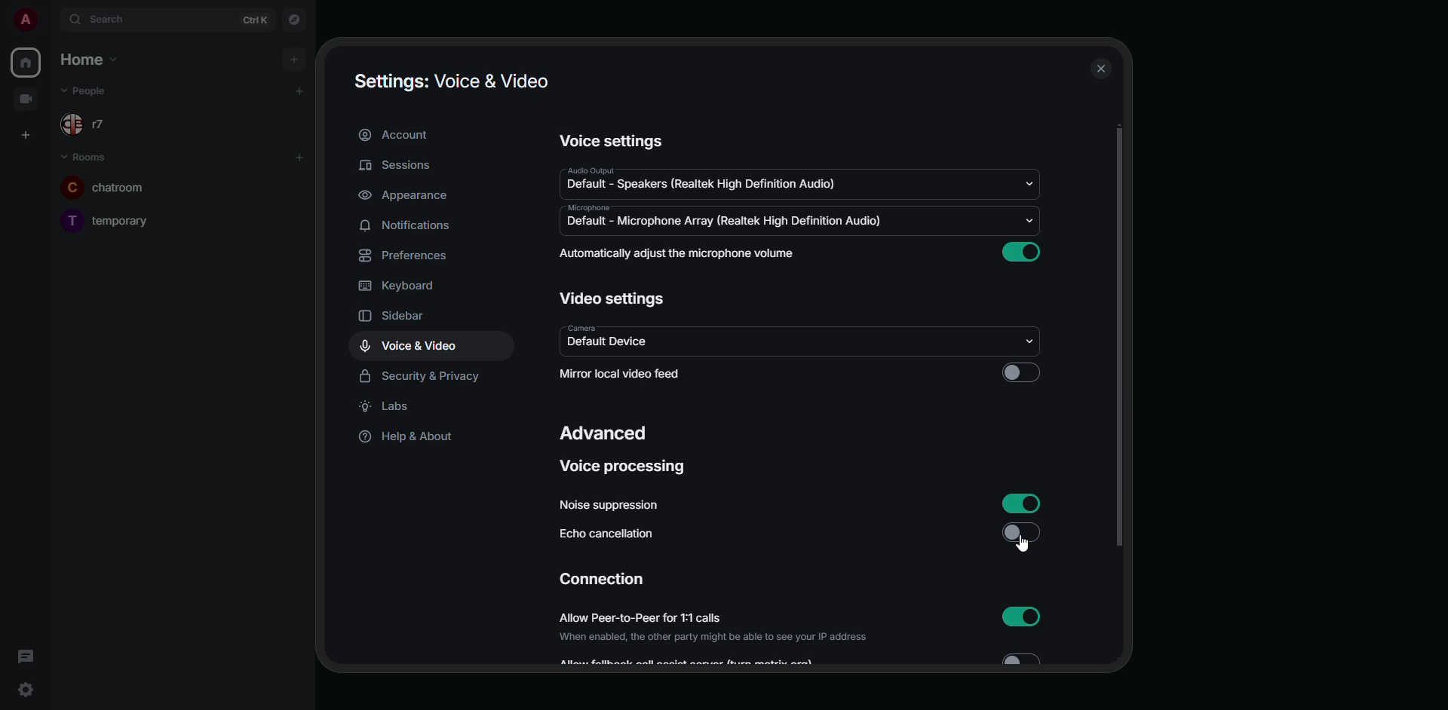 The image size is (1448, 710). What do you see at coordinates (1023, 546) in the screenshot?
I see `cursor` at bounding box center [1023, 546].